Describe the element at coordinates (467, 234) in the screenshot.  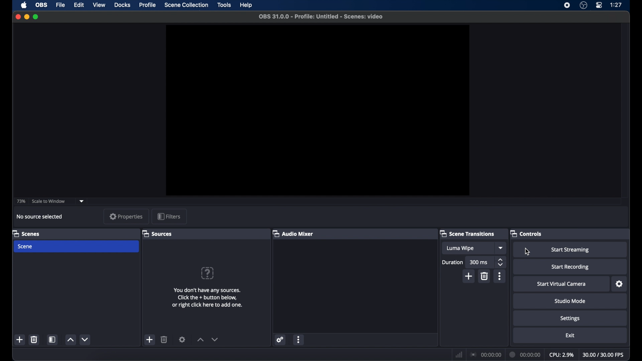
I see `scene transitions` at that location.